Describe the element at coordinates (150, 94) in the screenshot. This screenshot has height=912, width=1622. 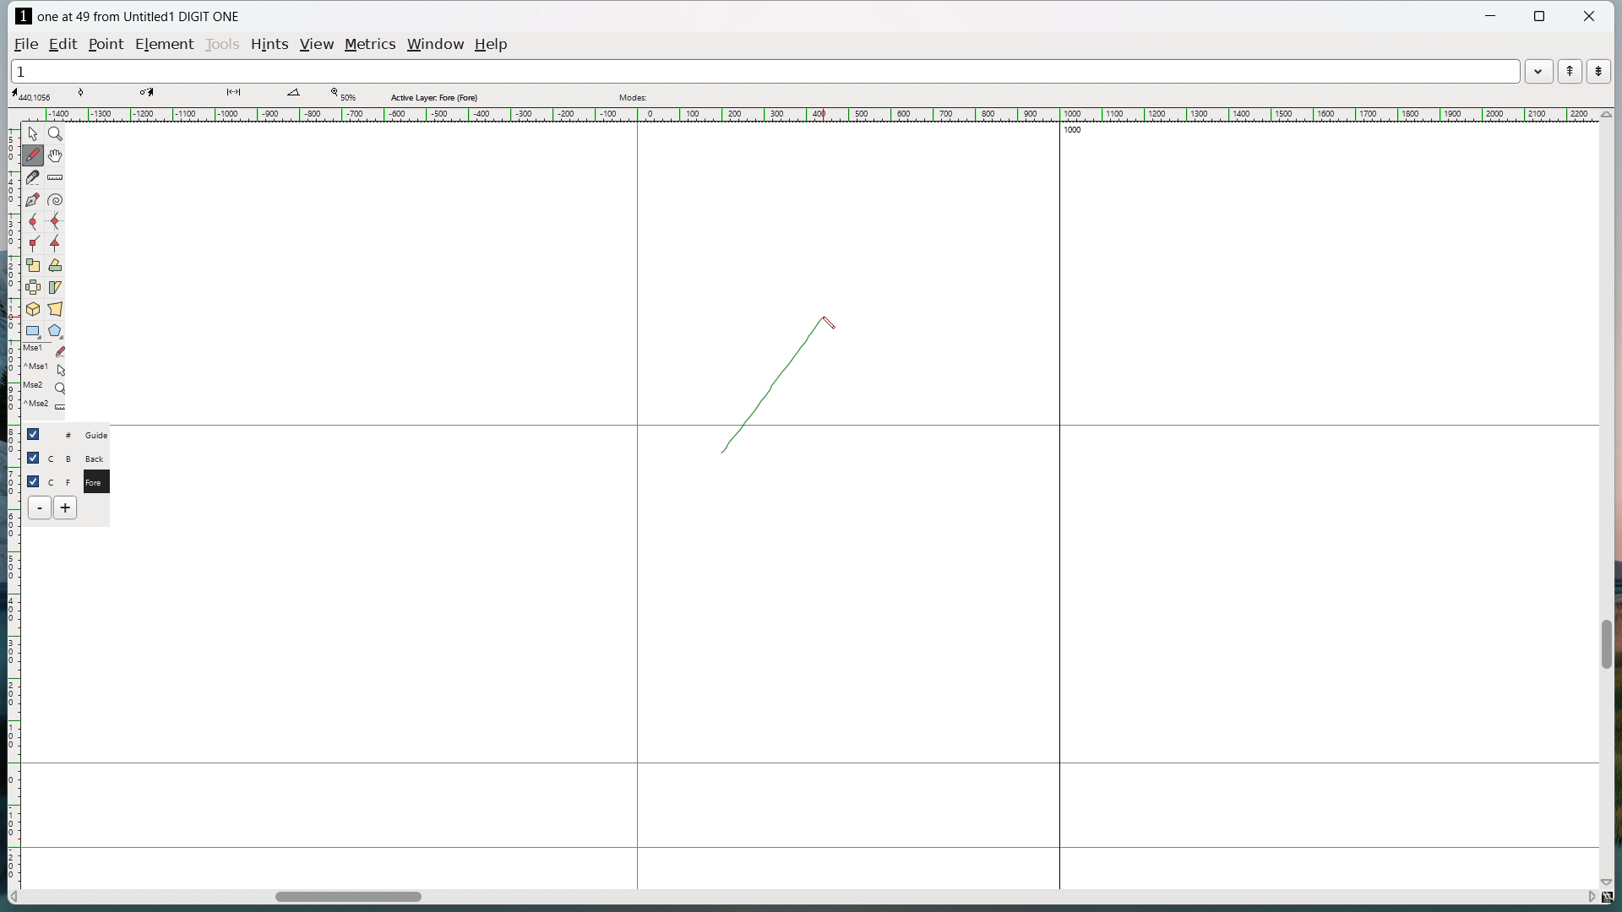
I see `coordinate of destination` at that location.